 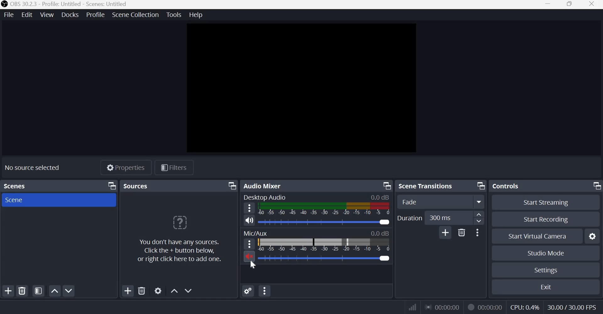 I want to click on Filters, so click(x=173, y=167).